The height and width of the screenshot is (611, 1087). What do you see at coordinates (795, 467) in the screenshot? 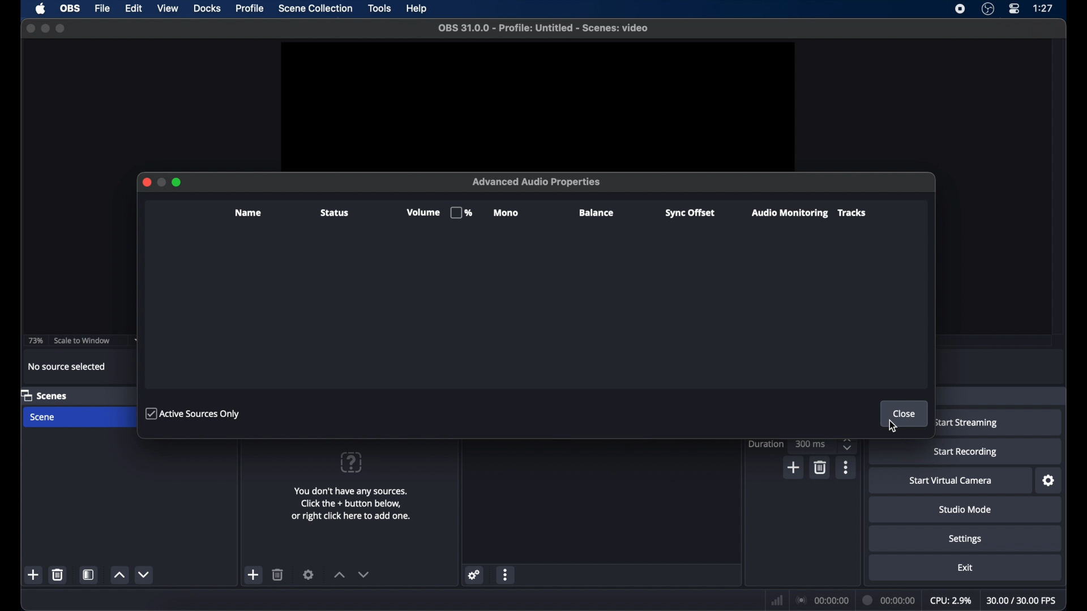
I see `add` at bounding box center [795, 467].